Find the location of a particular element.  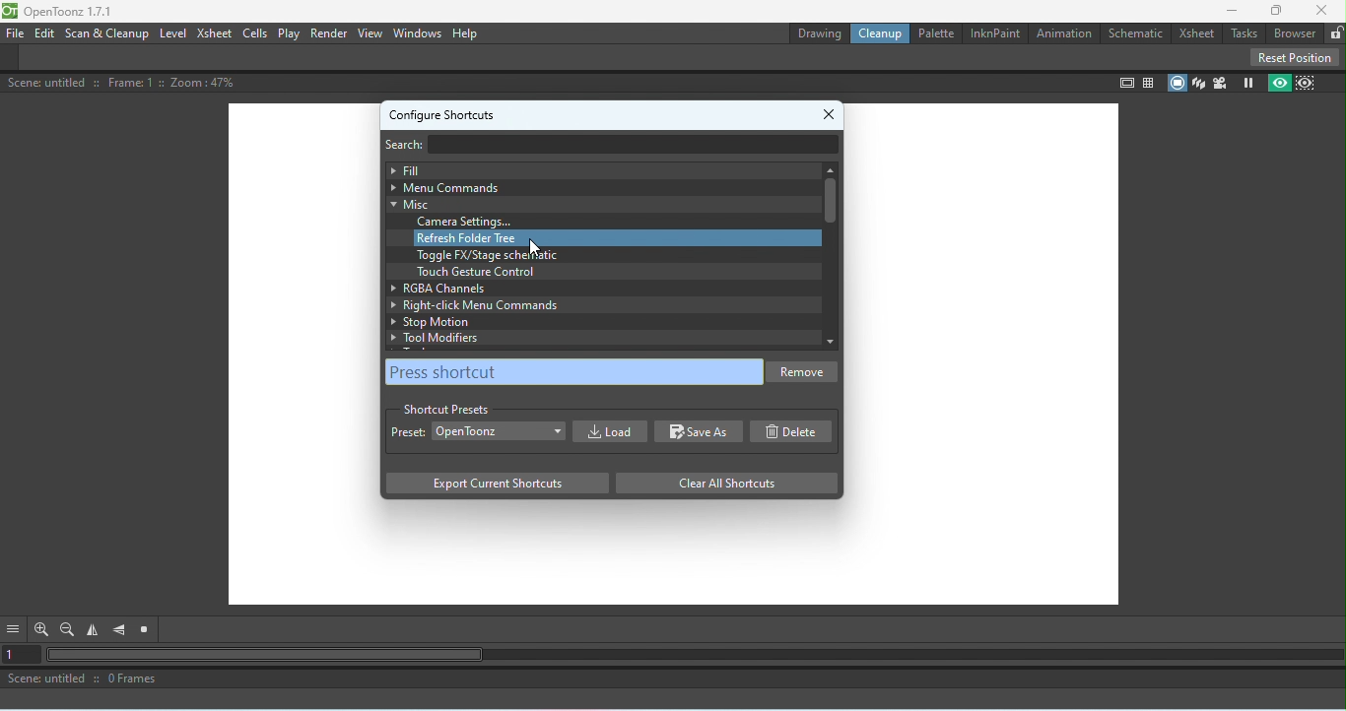

Tasks is located at coordinates (1244, 32).